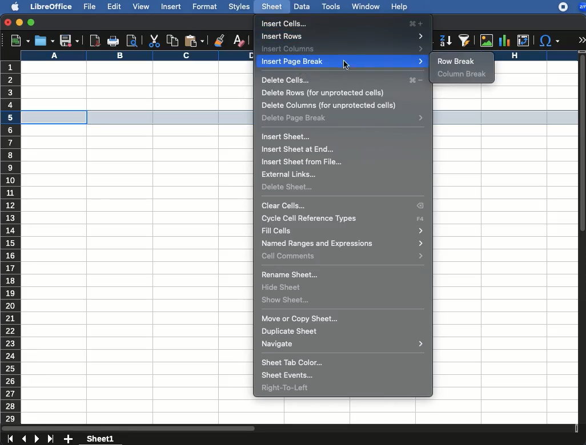 The width and height of the screenshot is (586, 445). I want to click on sheet, so click(271, 6).